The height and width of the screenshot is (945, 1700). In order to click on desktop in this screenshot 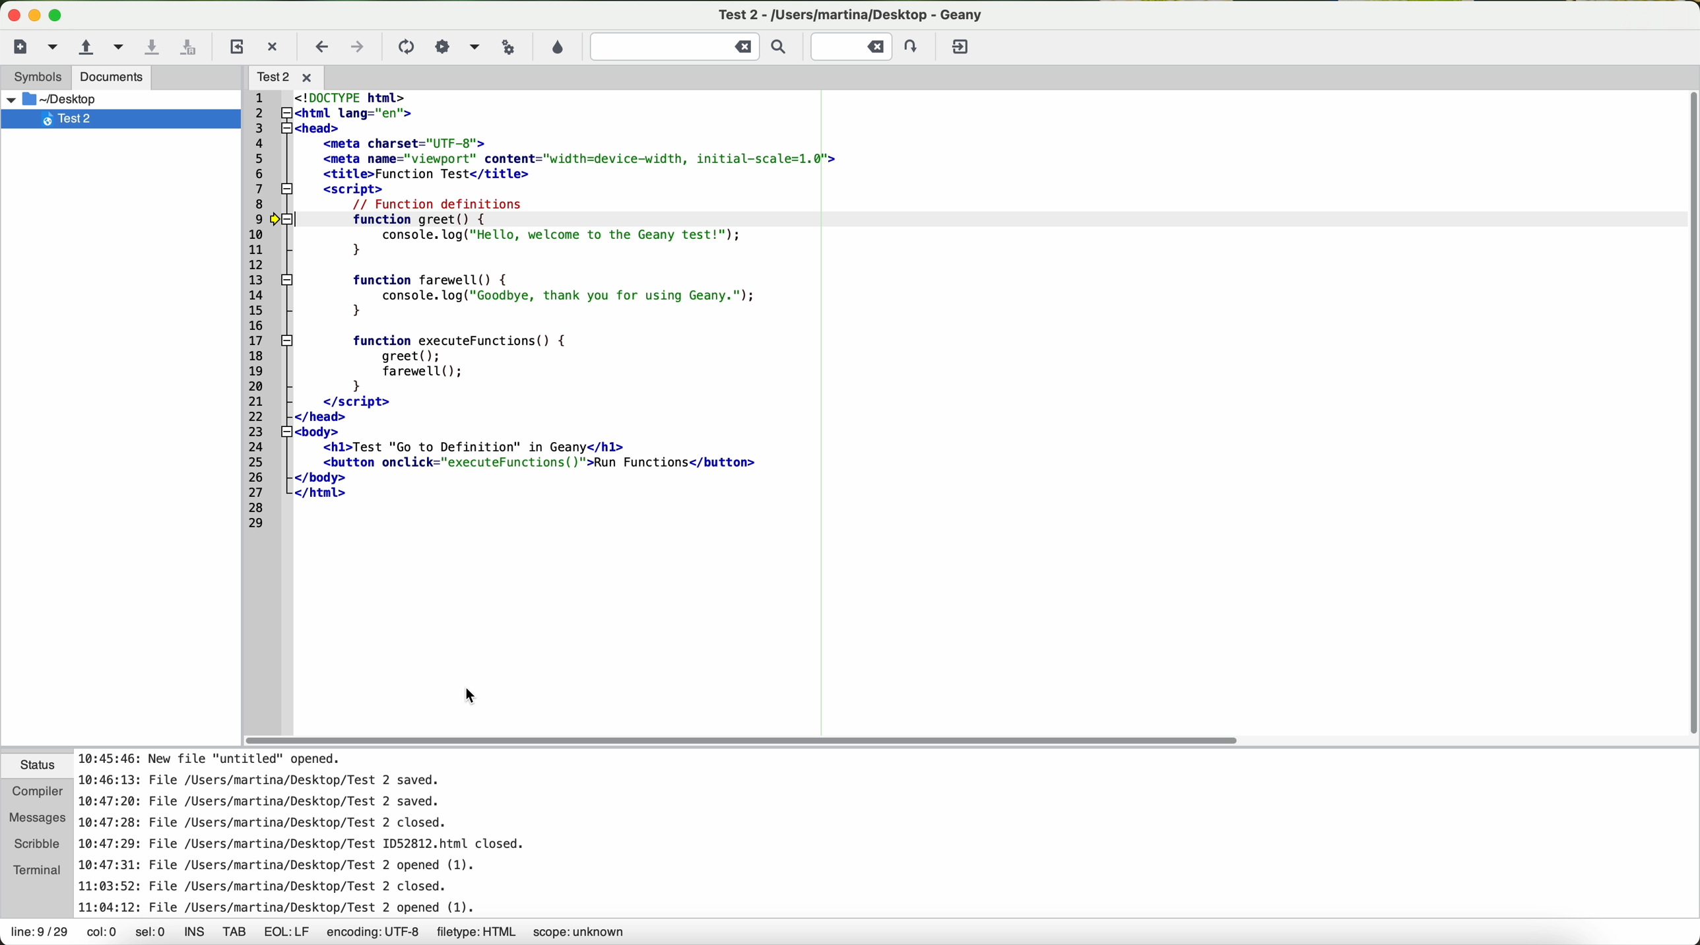, I will do `click(79, 99)`.